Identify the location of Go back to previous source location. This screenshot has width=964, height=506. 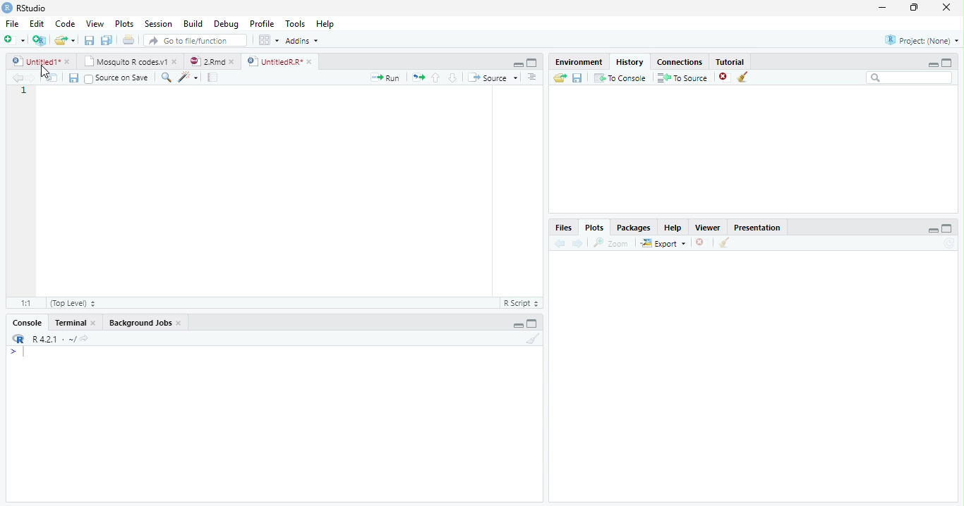
(16, 78).